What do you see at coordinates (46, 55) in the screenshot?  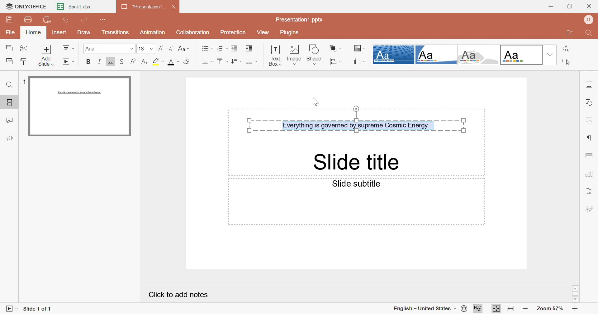 I see `Add slide` at bounding box center [46, 55].